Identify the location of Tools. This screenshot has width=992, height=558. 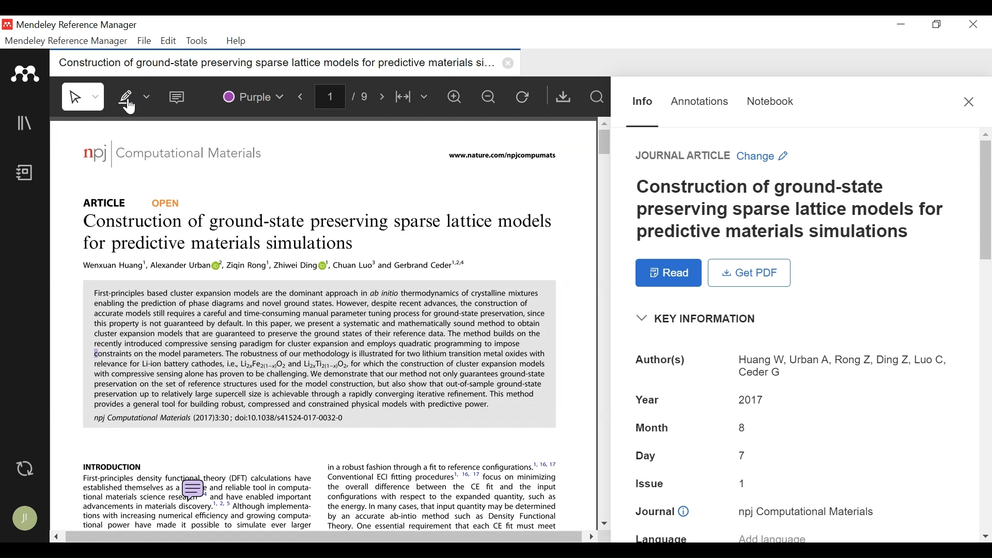
(196, 41).